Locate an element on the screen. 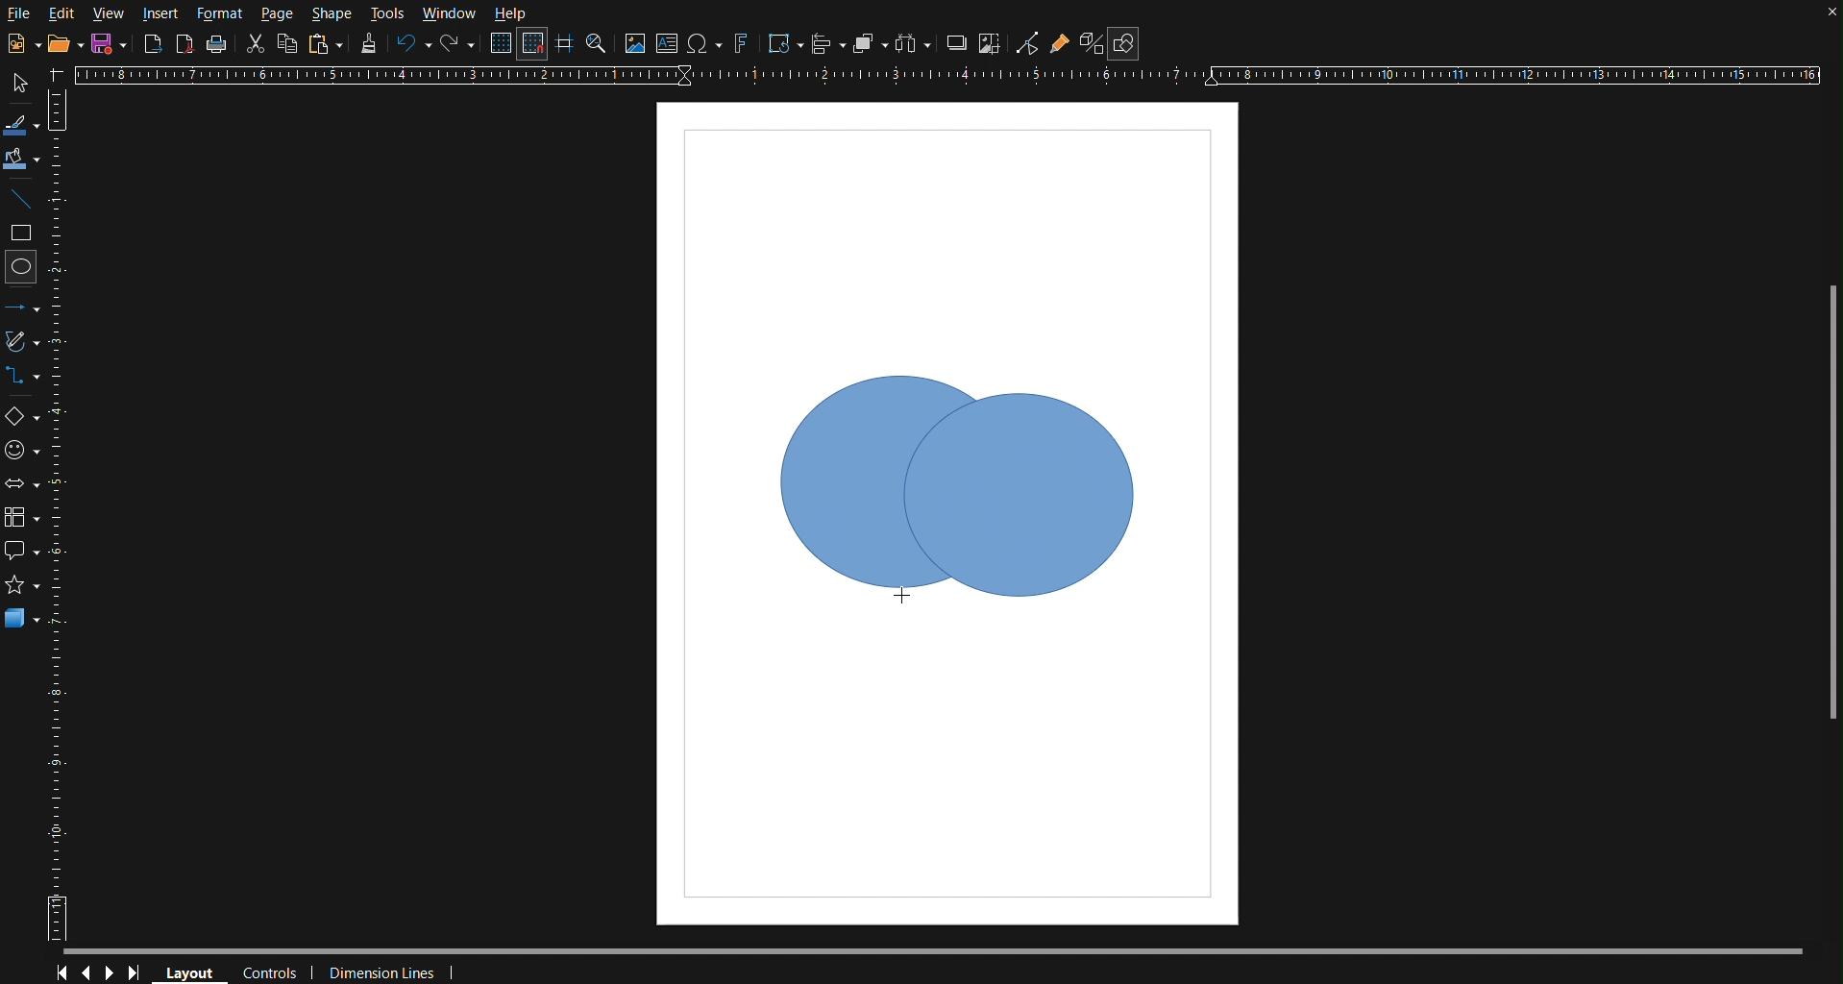 This screenshot has width=1843, height=984. Export is located at coordinates (153, 44).